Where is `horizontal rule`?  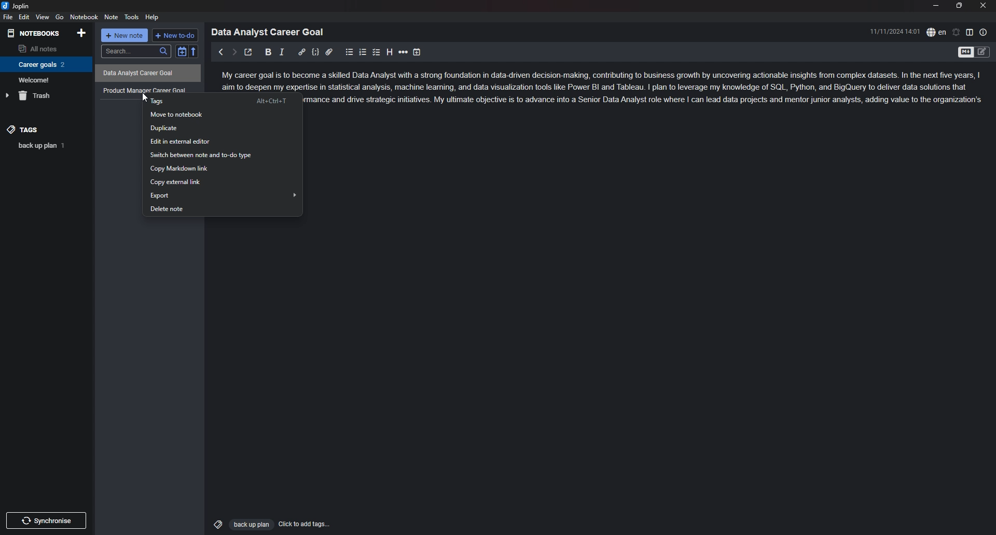 horizontal rule is located at coordinates (403, 52).